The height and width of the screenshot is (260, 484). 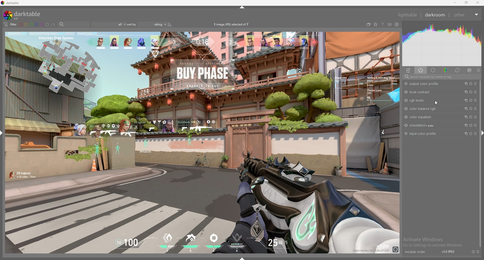 What do you see at coordinates (470, 92) in the screenshot?
I see `reset` at bounding box center [470, 92].